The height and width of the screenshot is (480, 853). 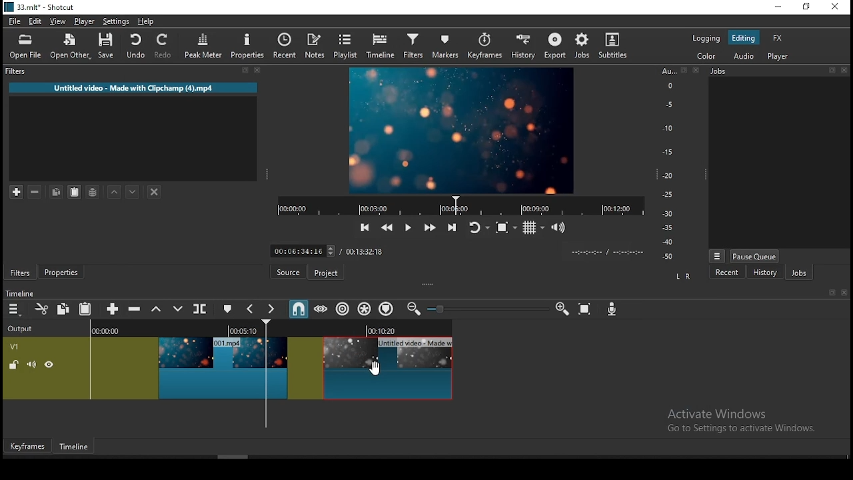 What do you see at coordinates (343, 309) in the screenshot?
I see `ripple` at bounding box center [343, 309].